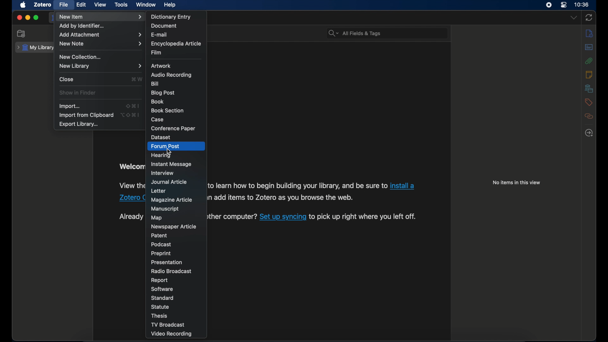 This screenshot has width=608, height=342. What do you see at coordinates (161, 156) in the screenshot?
I see `hearing` at bounding box center [161, 156].